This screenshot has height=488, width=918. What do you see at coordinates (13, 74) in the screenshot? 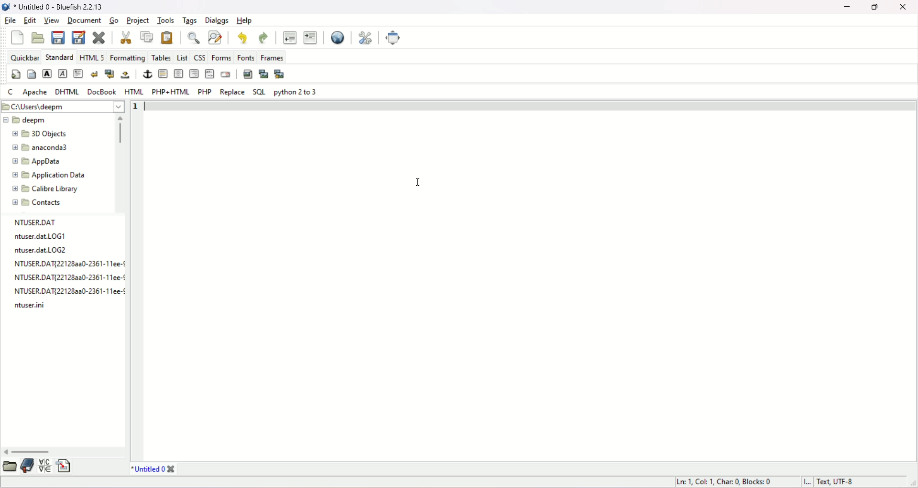
I see `quick settings` at bounding box center [13, 74].